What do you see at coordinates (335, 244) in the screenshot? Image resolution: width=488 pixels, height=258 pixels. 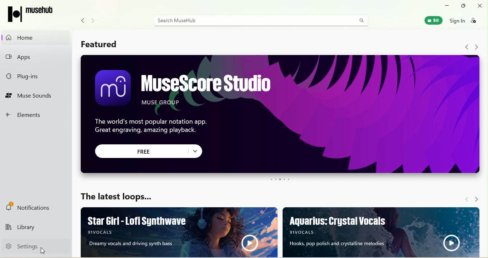 I see `Hooks, pop polish and crystalline melodies` at bounding box center [335, 244].